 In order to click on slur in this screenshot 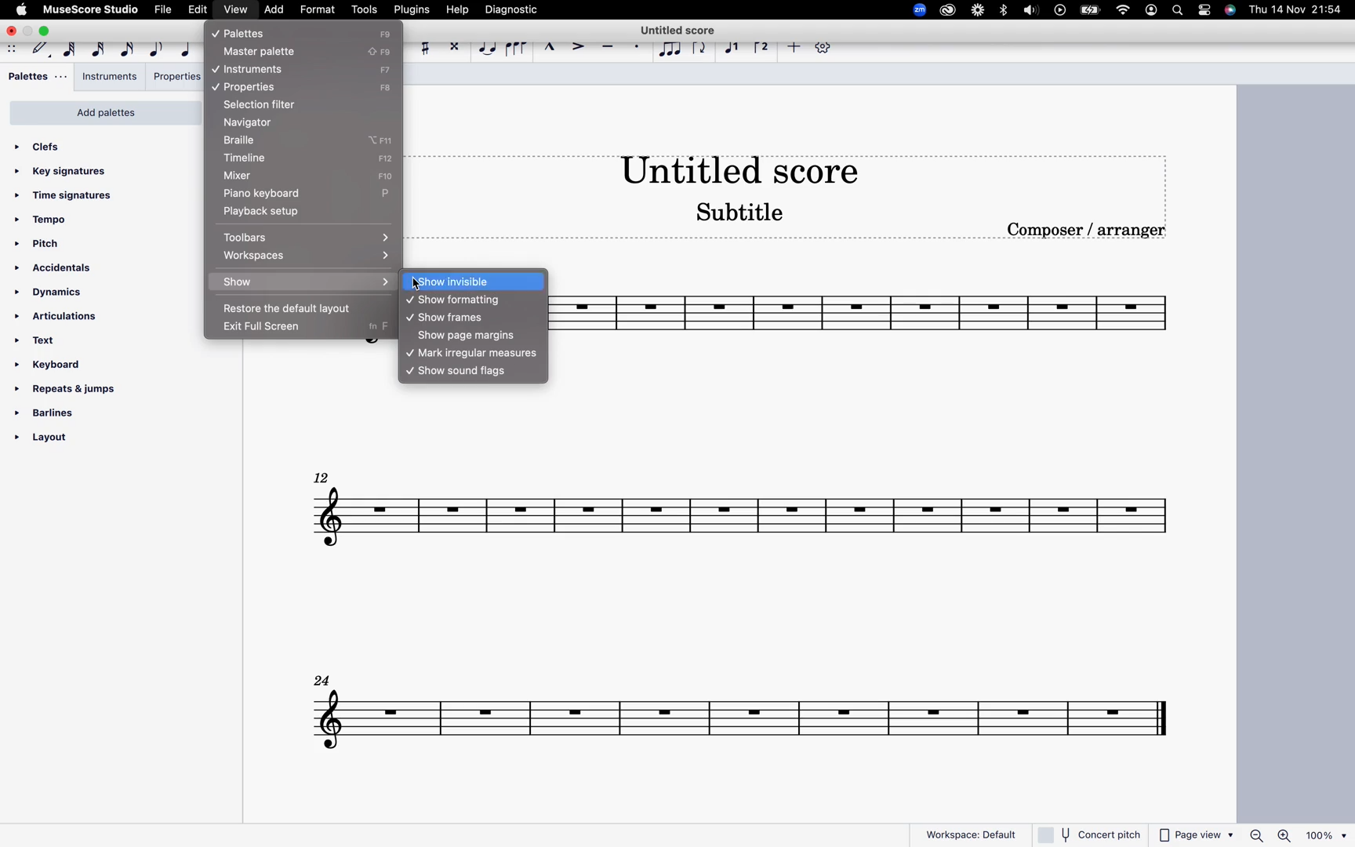, I will do `click(515, 49)`.